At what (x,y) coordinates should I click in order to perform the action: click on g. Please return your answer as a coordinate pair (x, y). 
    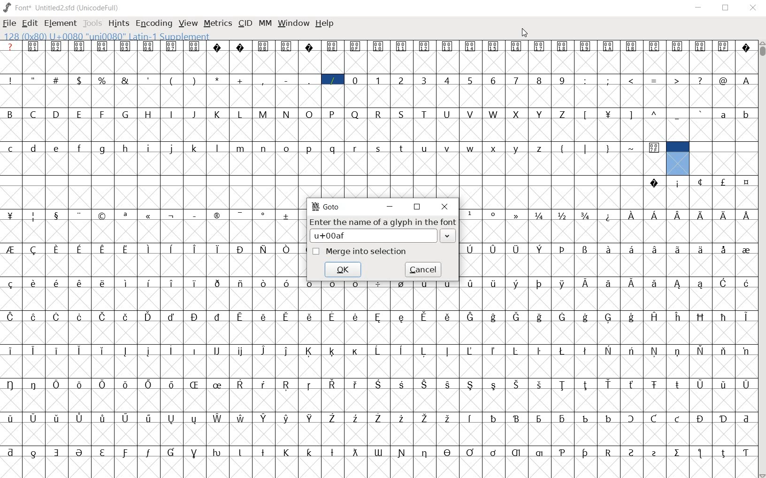
    Looking at the image, I should click on (104, 148).